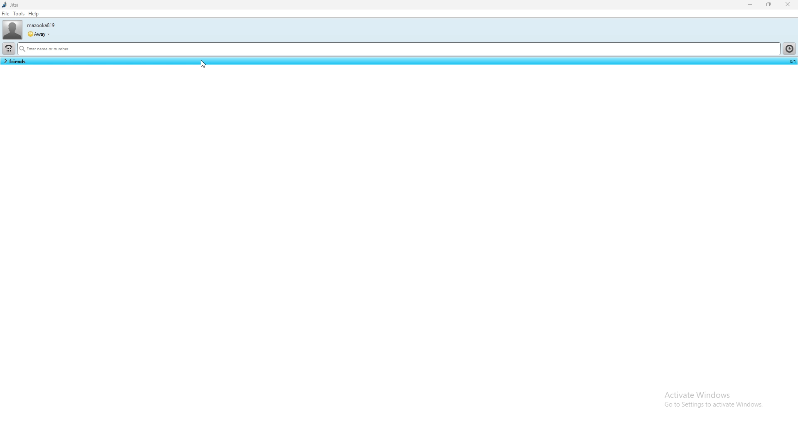 This screenshot has width=798, height=429. What do you see at coordinates (11, 5) in the screenshot?
I see `jitsi` at bounding box center [11, 5].